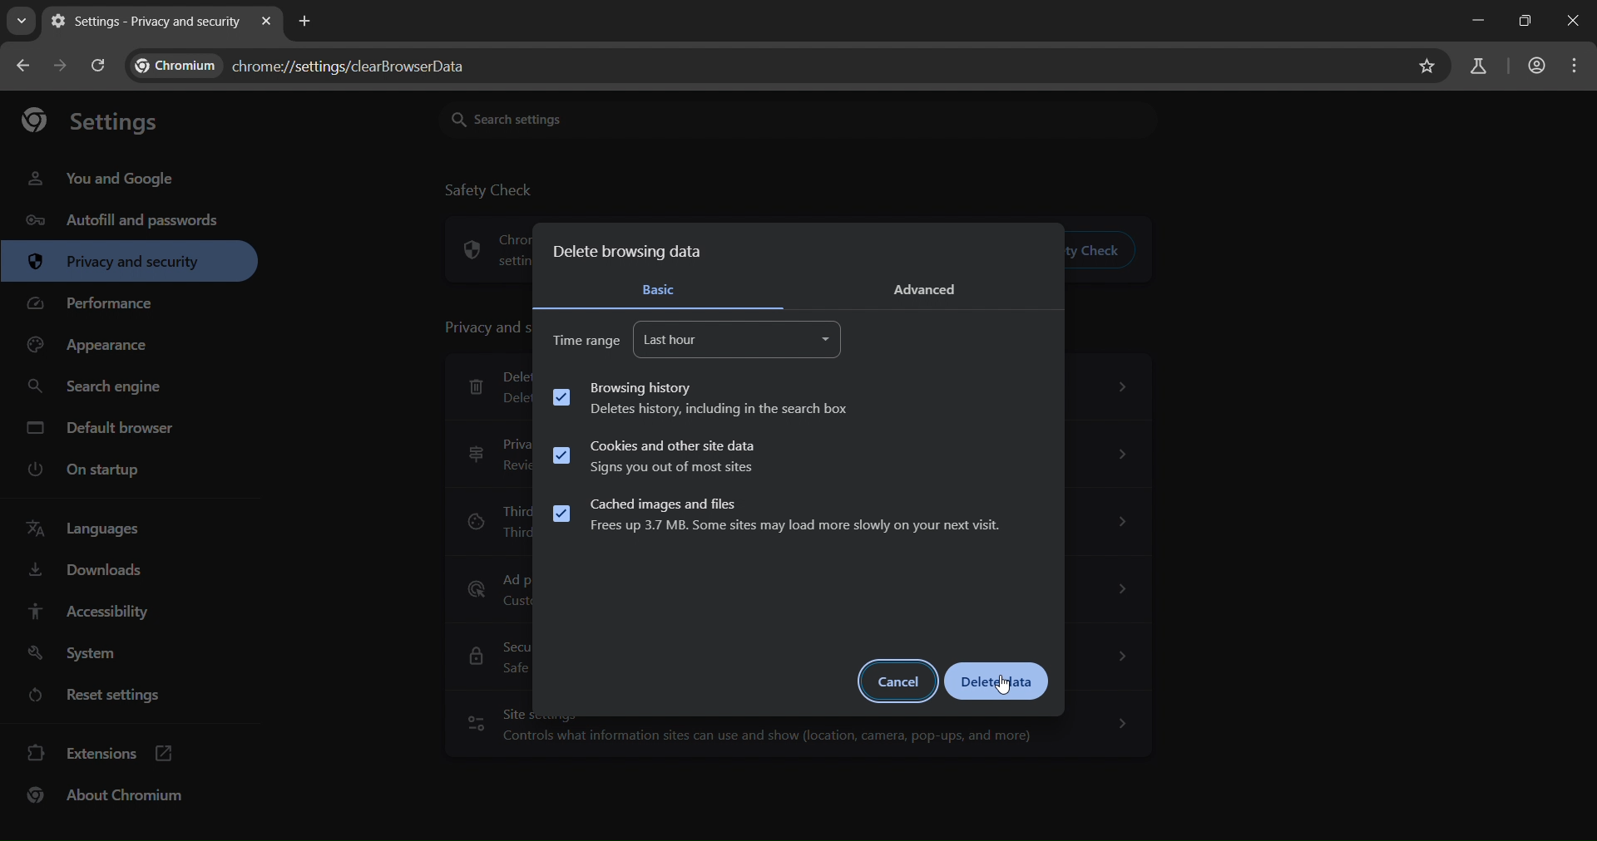 The image size is (1597, 841). What do you see at coordinates (1574, 68) in the screenshot?
I see `menu` at bounding box center [1574, 68].